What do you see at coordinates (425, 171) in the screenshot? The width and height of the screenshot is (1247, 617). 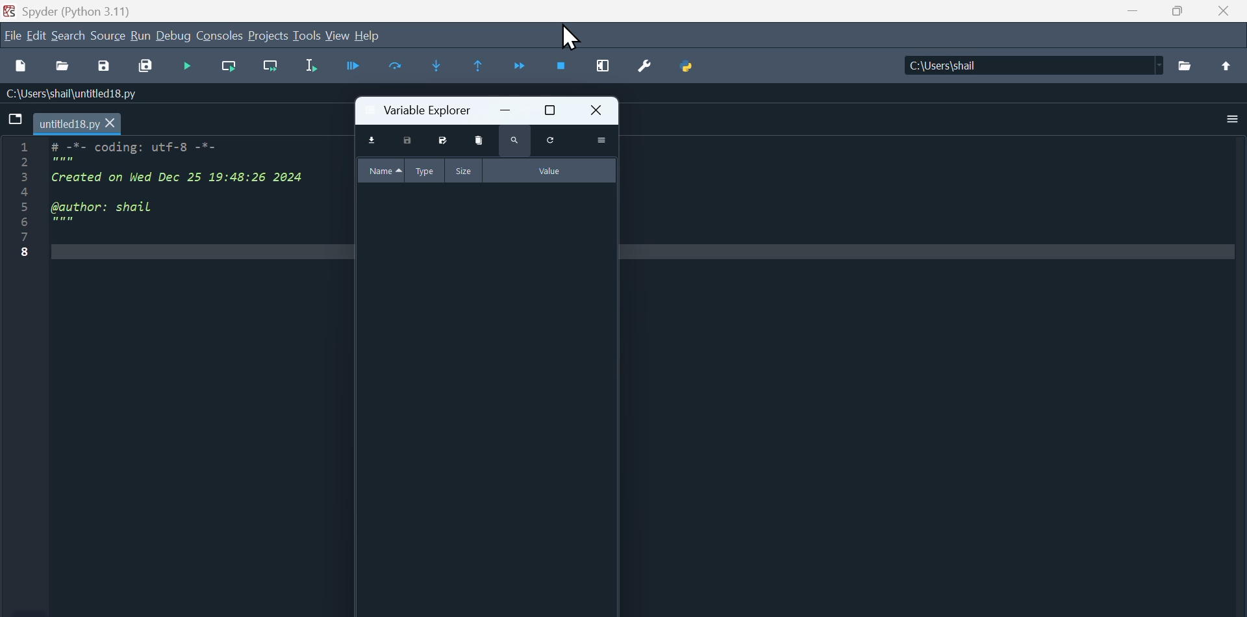 I see `type` at bounding box center [425, 171].